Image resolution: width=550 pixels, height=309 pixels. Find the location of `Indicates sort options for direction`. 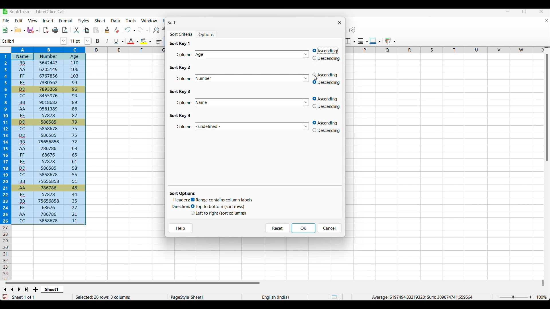

Indicates sort options for direction is located at coordinates (181, 207).